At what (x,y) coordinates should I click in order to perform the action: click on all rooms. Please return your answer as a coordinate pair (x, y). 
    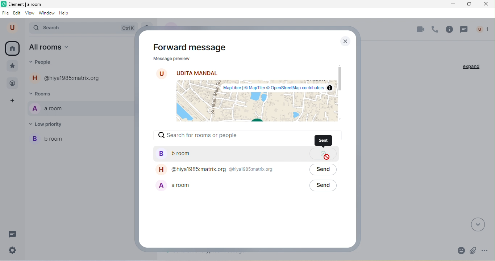
    Looking at the image, I should click on (51, 47).